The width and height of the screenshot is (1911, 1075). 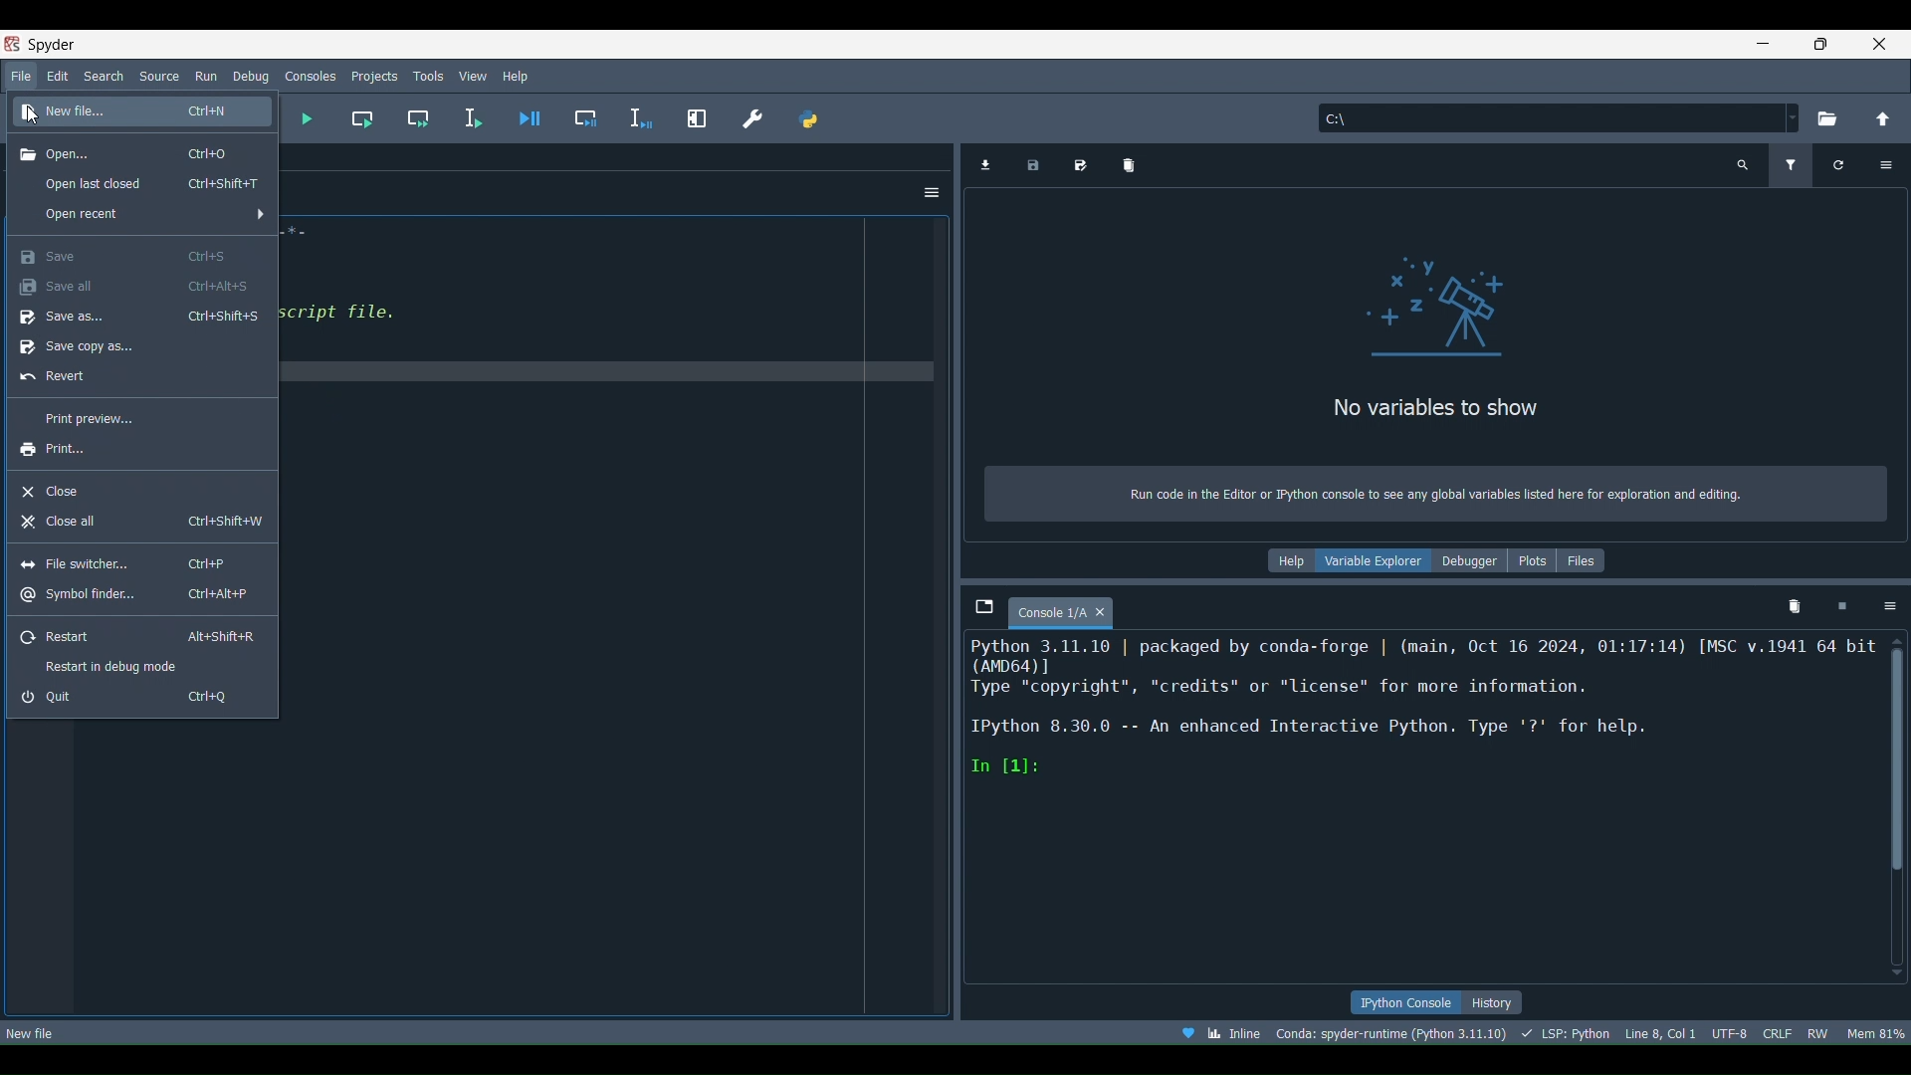 What do you see at coordinates (1081, 163) in the screenshot?
I see `Save data as` at bounding box center [1081, 163].